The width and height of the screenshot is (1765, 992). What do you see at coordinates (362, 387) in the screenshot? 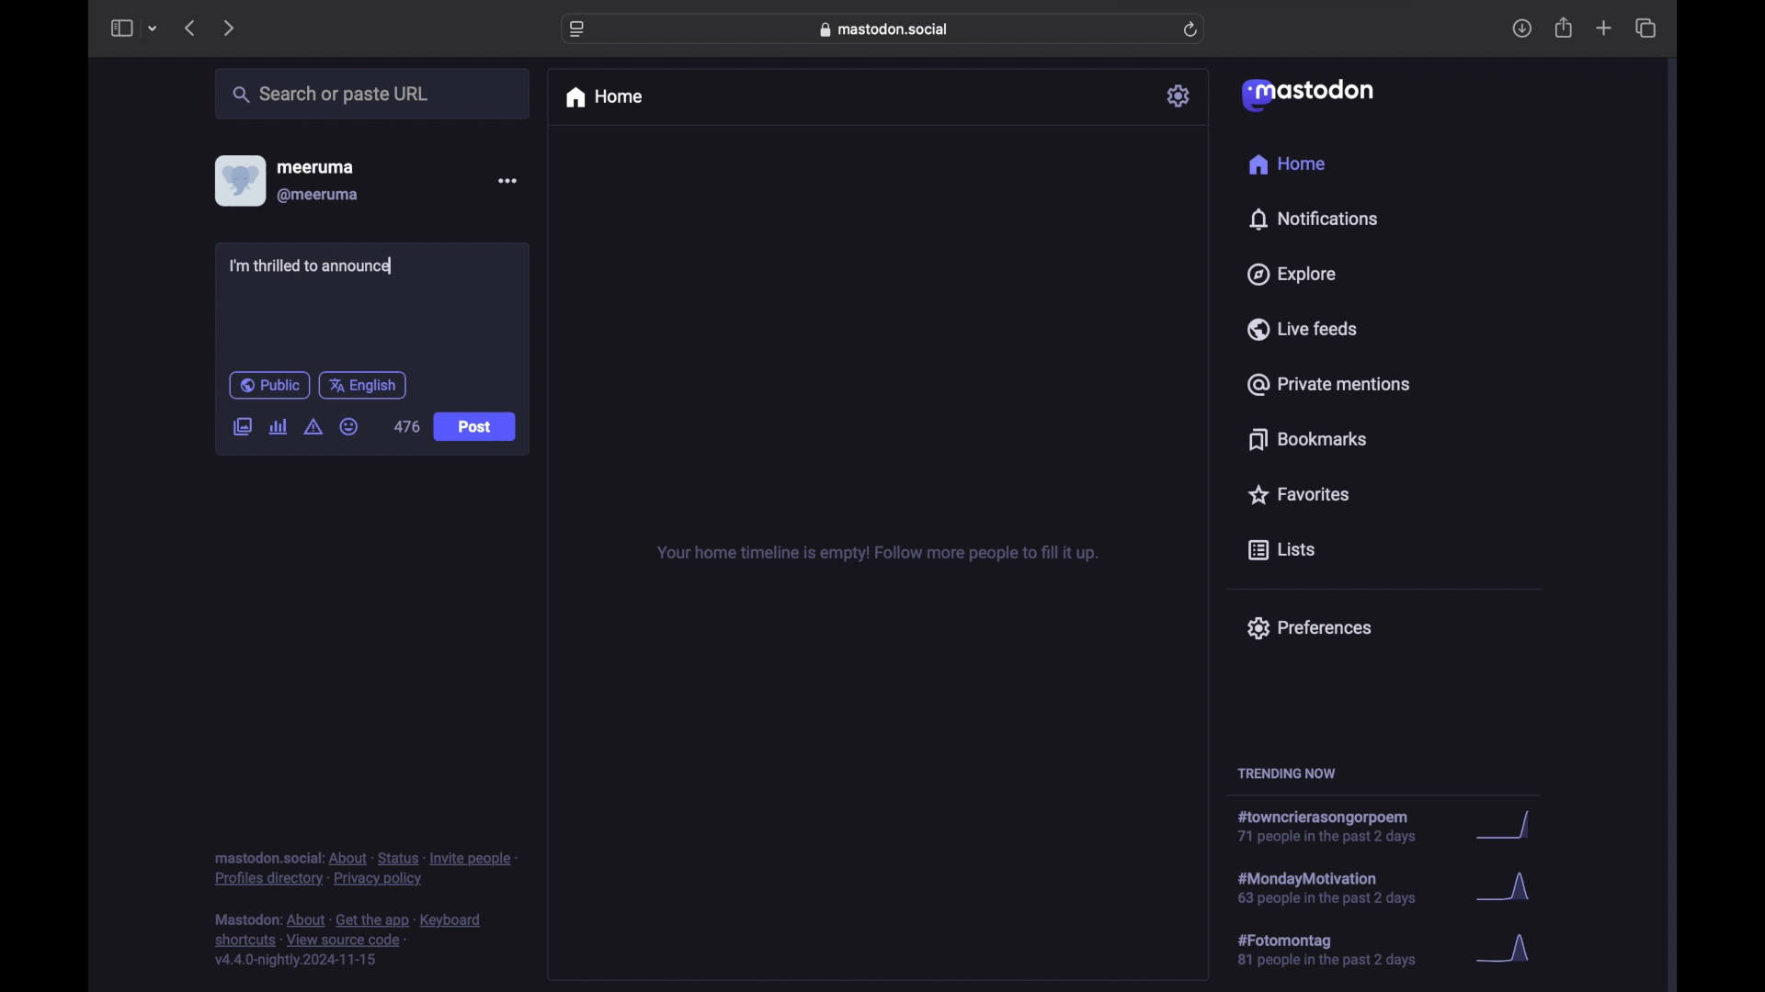
I see `english` at bounding box center [362, 387].